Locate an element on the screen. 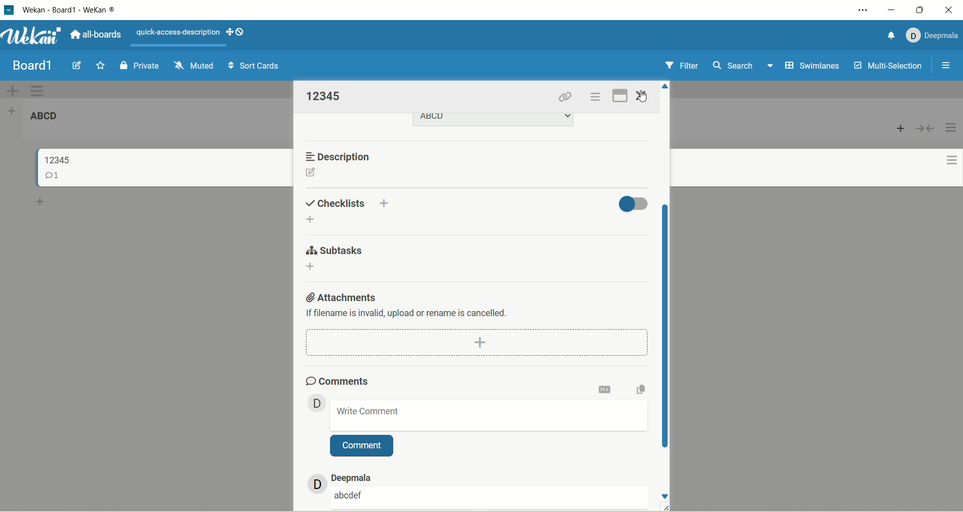 This screenshot has height=512, width=963. dd is located at coordinates (479, 343).